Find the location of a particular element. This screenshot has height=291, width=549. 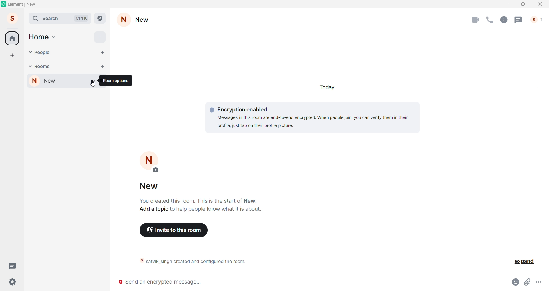

Emoji is located at coordinates (517, 282).